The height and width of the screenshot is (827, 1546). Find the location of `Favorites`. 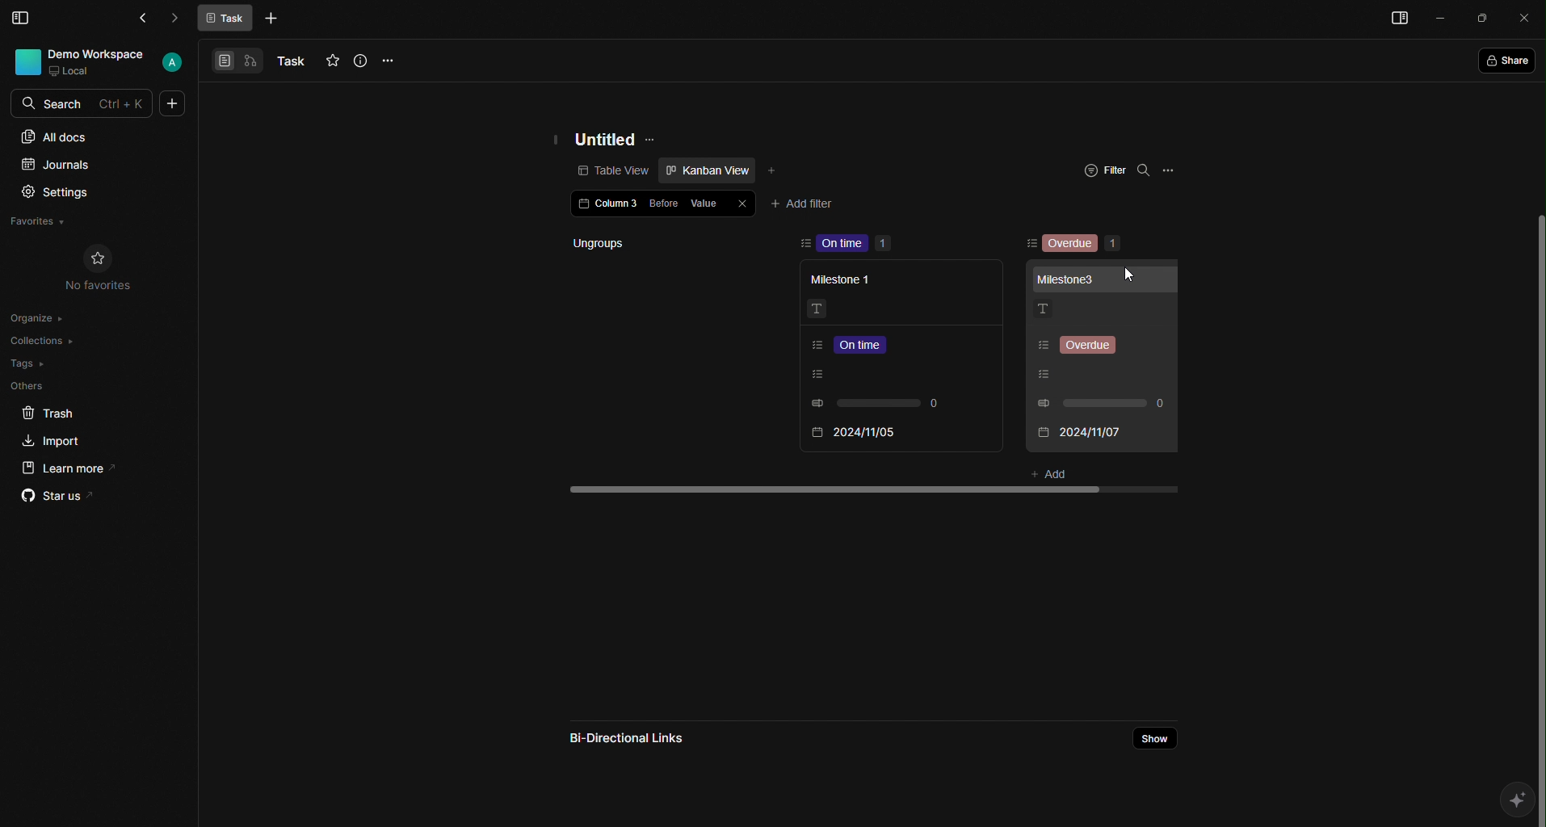

Favorites is located at coordinates (40, 220).